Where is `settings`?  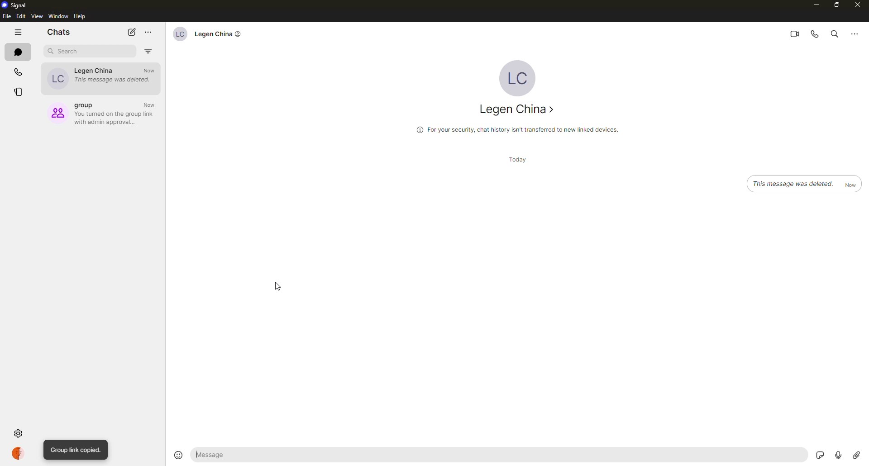 settings is located at coordinates (19, 433).